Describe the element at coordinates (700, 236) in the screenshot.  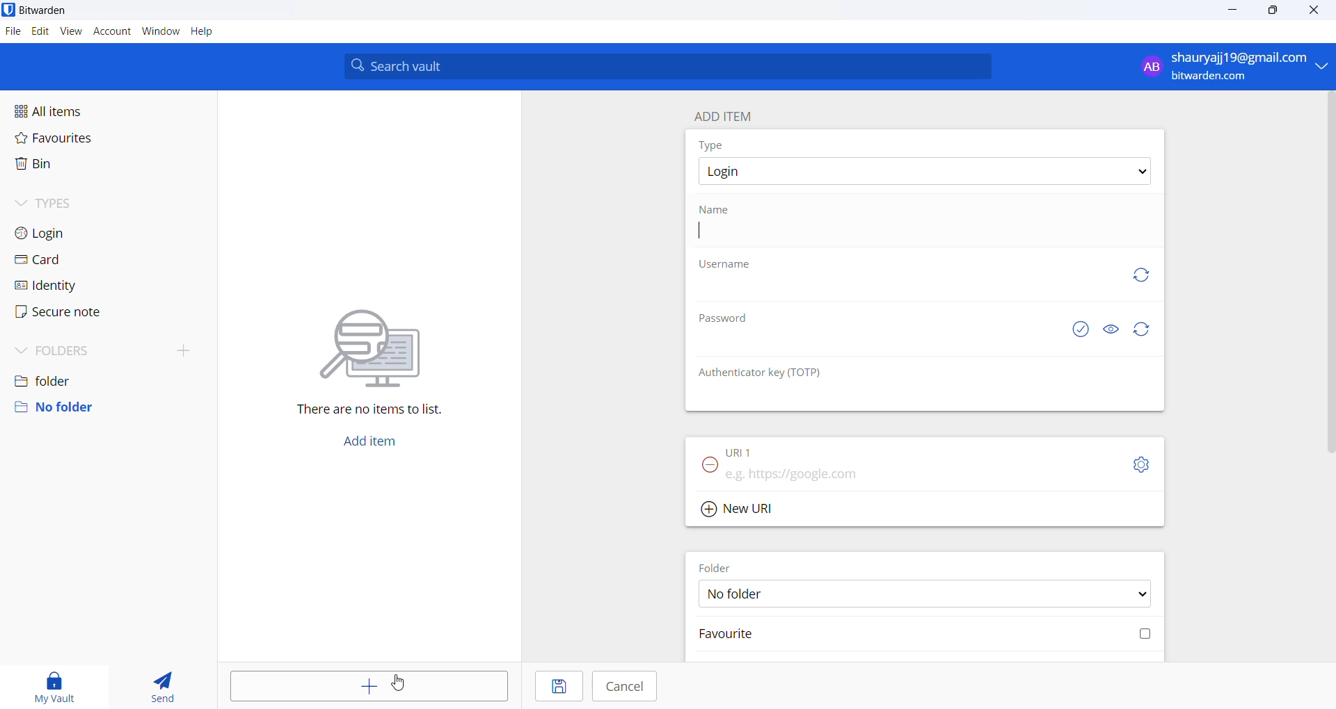
I see `text cursor` at that location.